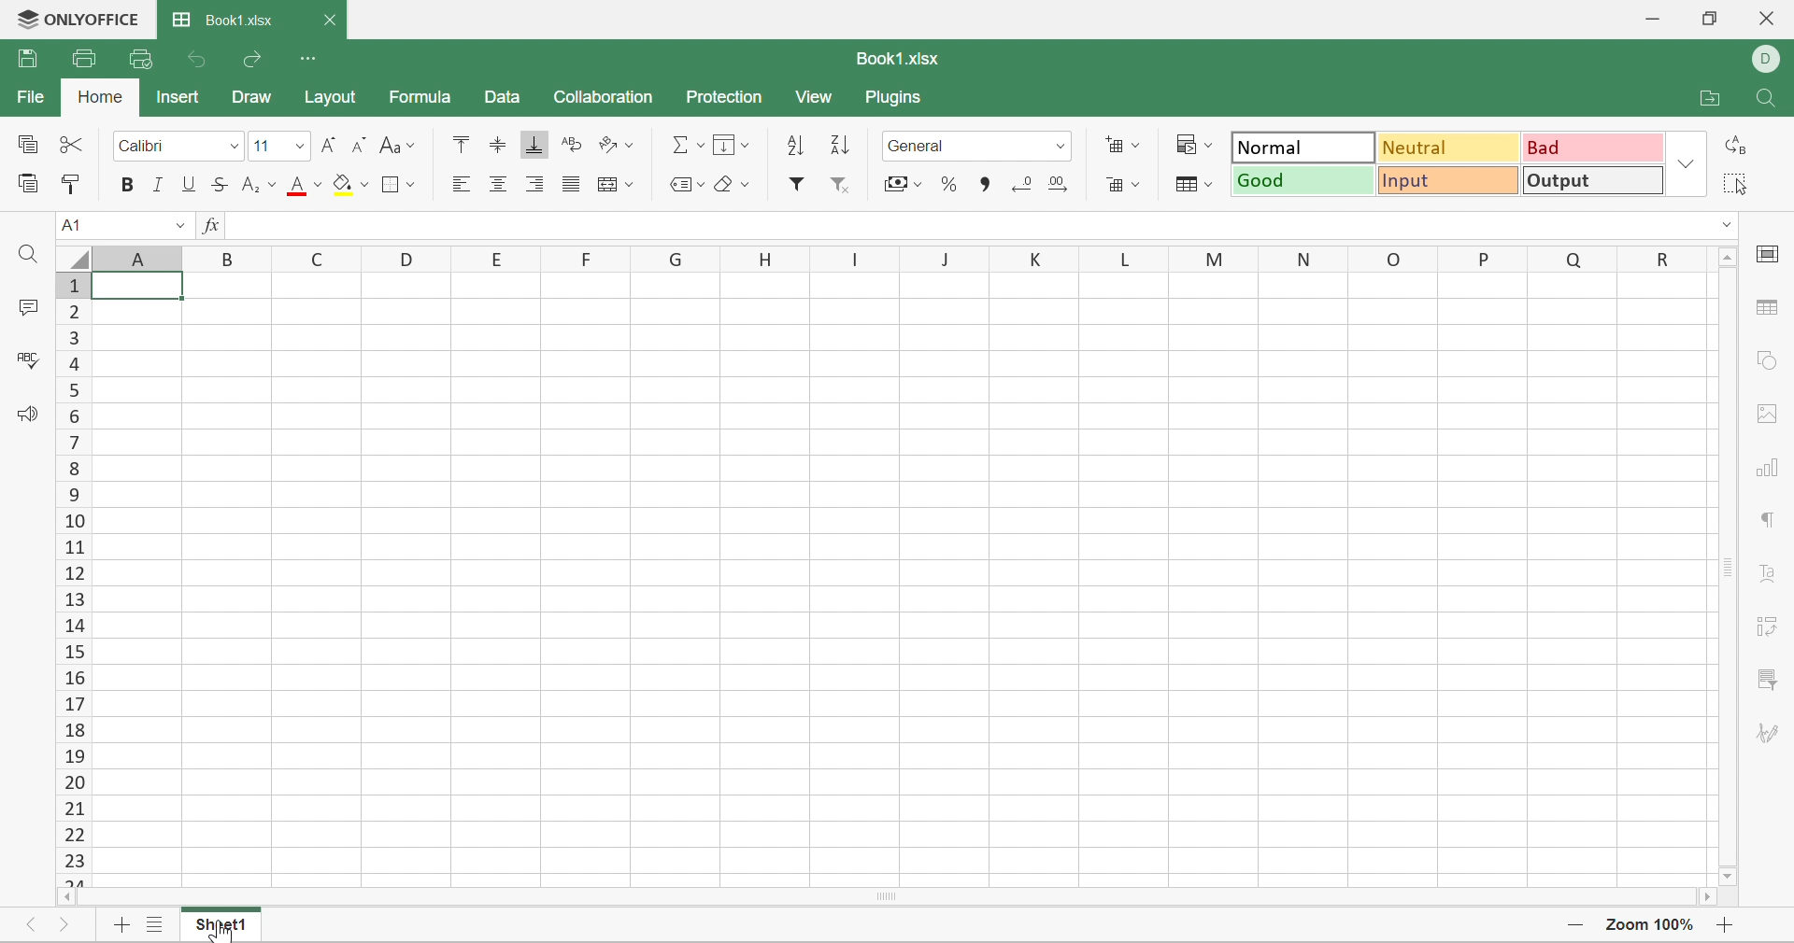  Describe the element at coordinates (158, 926) in the screenshot. I see `List of sheets` at that location.